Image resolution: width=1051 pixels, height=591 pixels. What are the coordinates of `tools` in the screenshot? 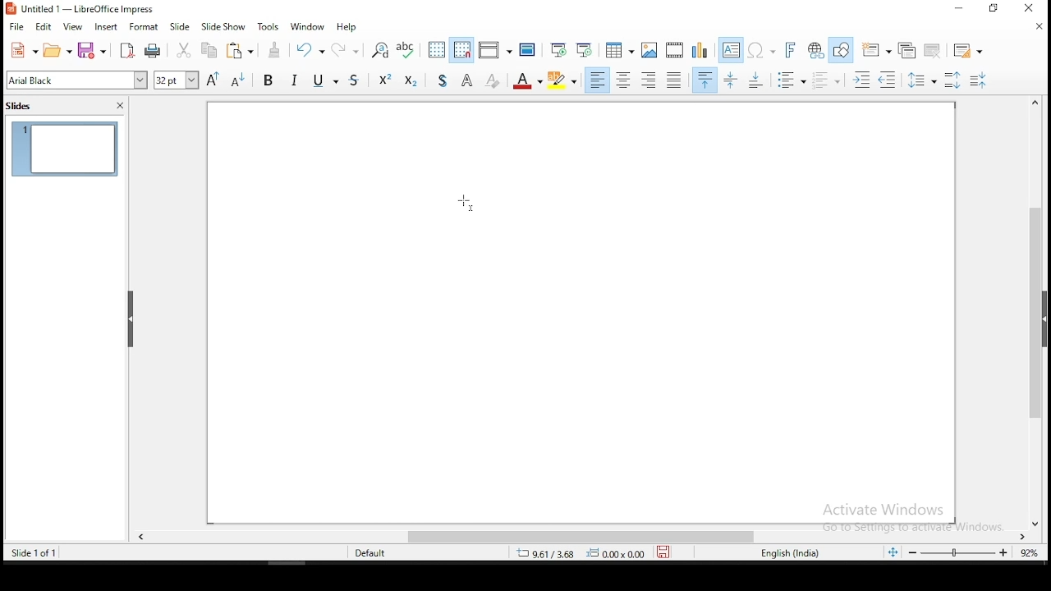 It's located at (269, 25).